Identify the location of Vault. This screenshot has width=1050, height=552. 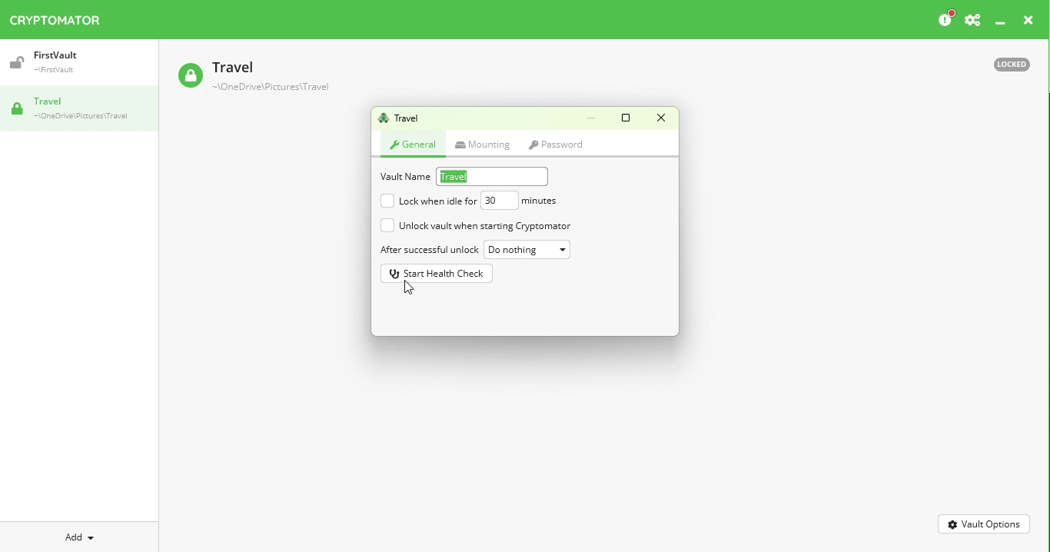
(71, 108).